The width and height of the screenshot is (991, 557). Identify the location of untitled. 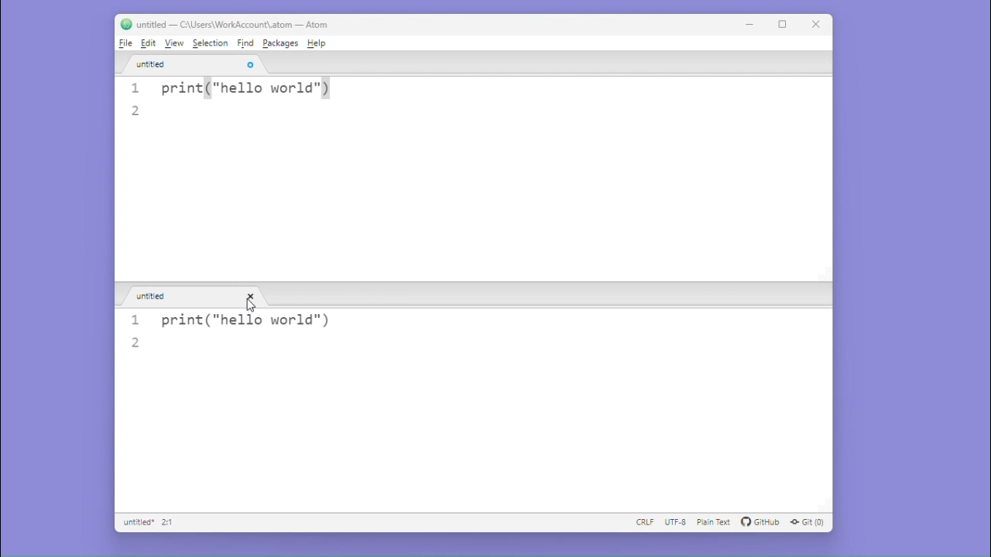
(198, 64).